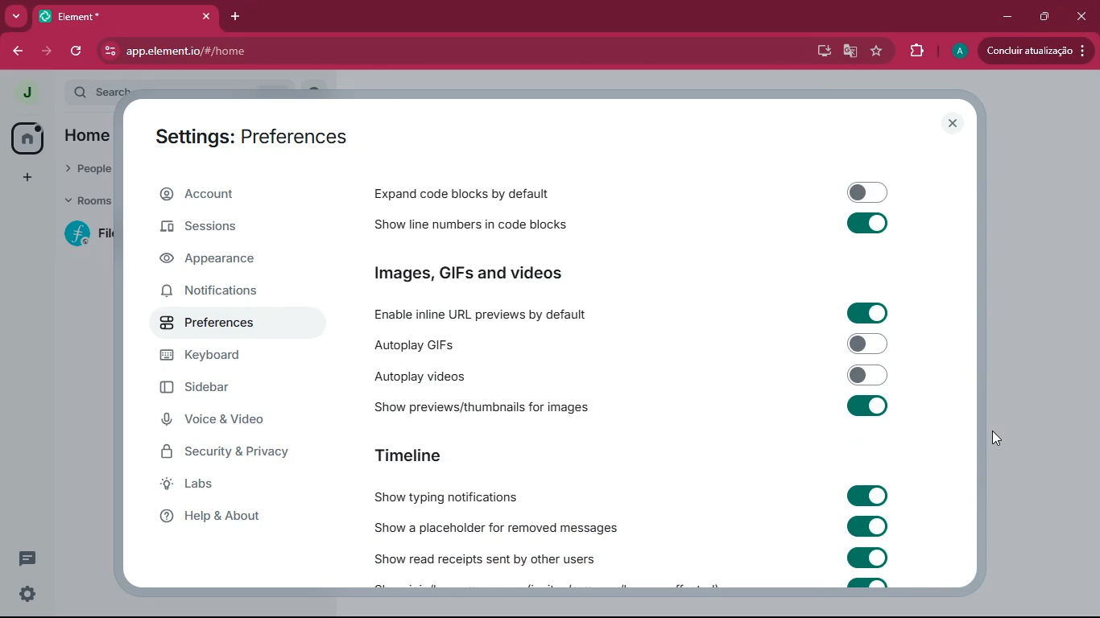 The width and height of the screenshot is (1100, 618). I want to click on toggle on/off, so click(867, 406).